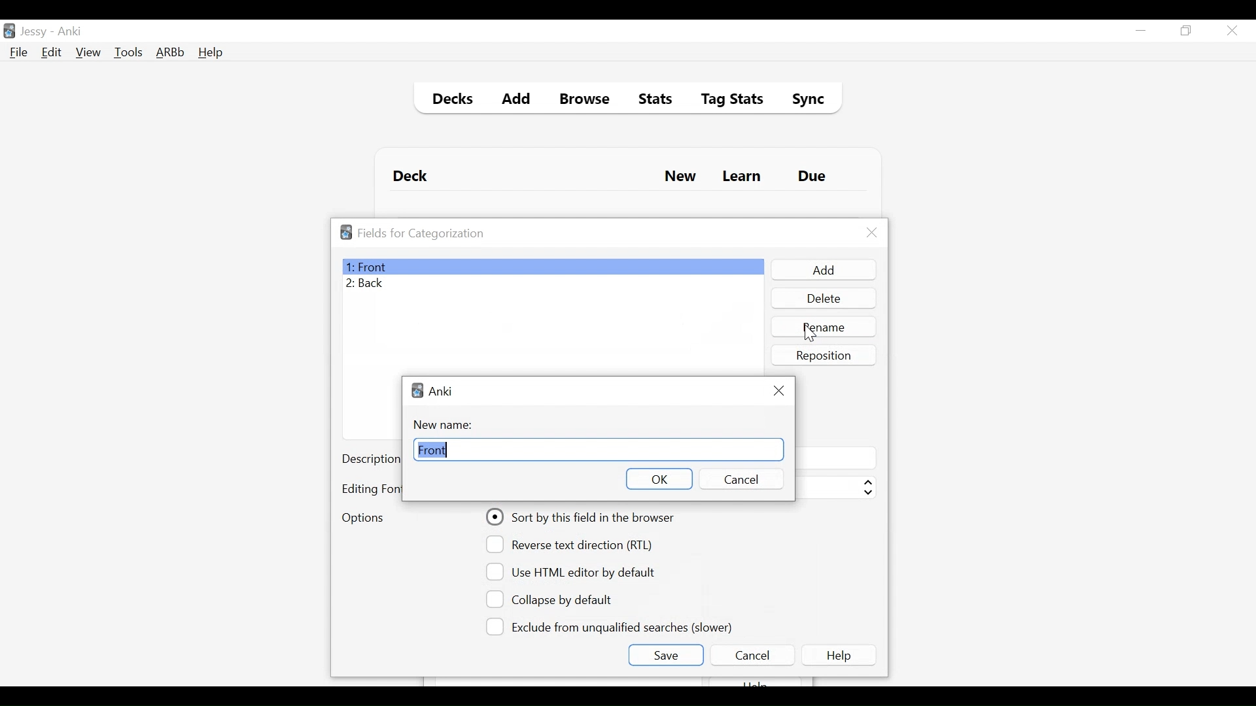 The width and height of the screenshot is (1256, 706). I want to click on Learn, so click(741, 177).